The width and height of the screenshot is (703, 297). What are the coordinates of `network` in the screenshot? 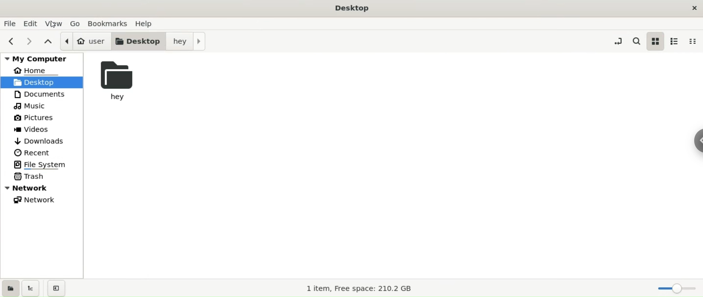 It's located at (46, 201).